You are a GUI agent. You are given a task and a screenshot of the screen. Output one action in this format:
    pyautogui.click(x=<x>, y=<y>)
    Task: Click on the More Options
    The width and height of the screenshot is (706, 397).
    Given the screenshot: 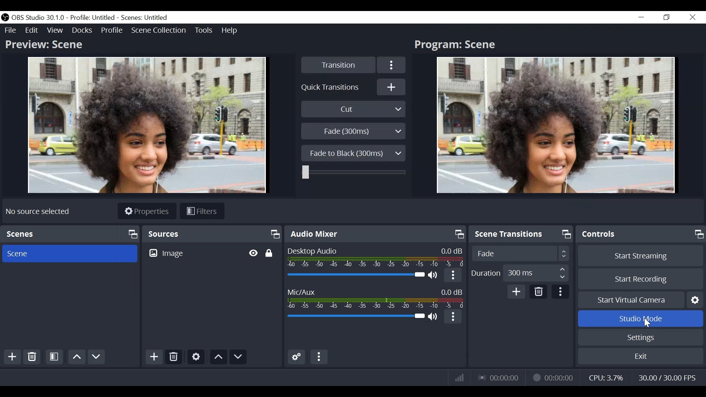 What is the action you would take?
    pyautogui.click(x=453, y=318)
    